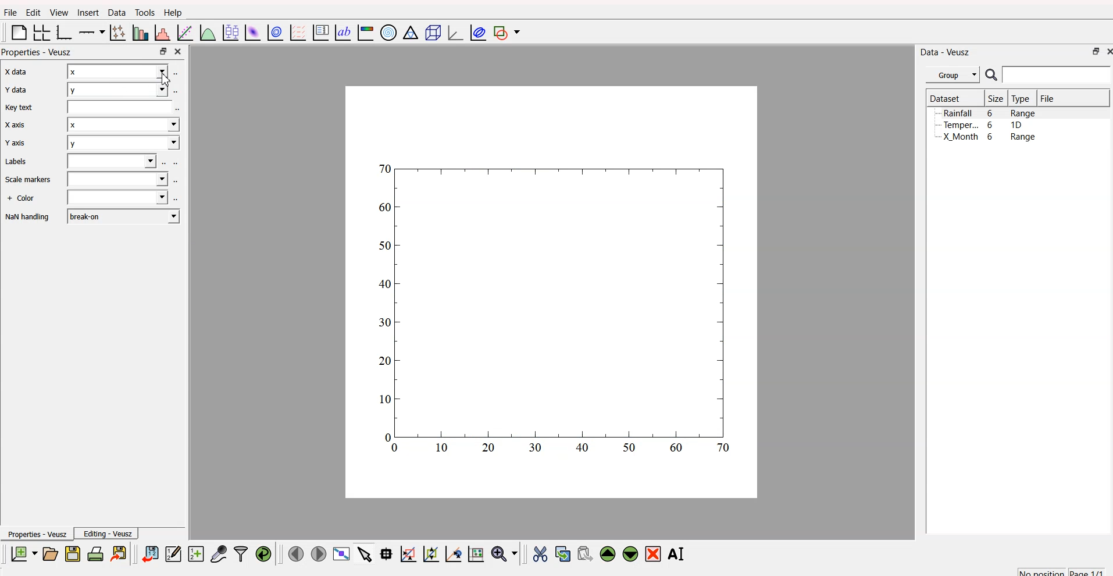  I want to click on | Size, so click(994, 99).